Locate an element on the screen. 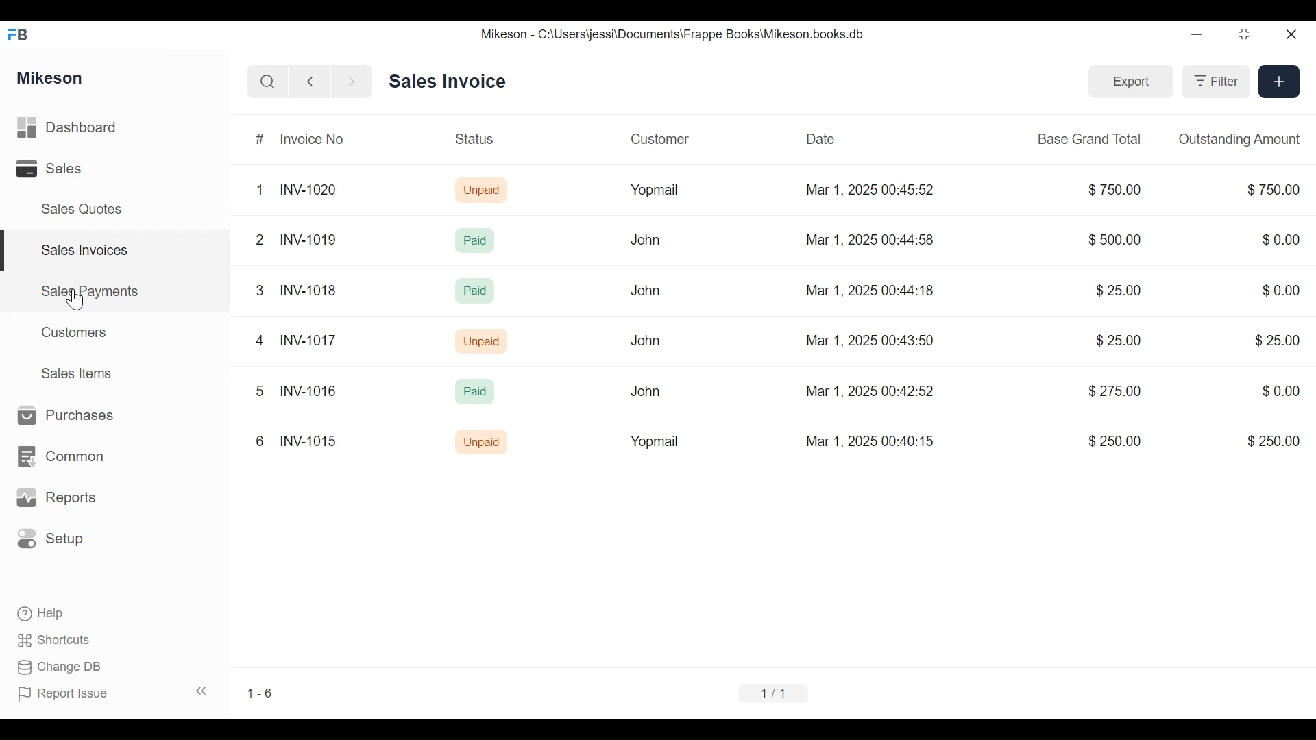 The image size is (1316, 740). $500.00 is located at coordinates (1110, 238).